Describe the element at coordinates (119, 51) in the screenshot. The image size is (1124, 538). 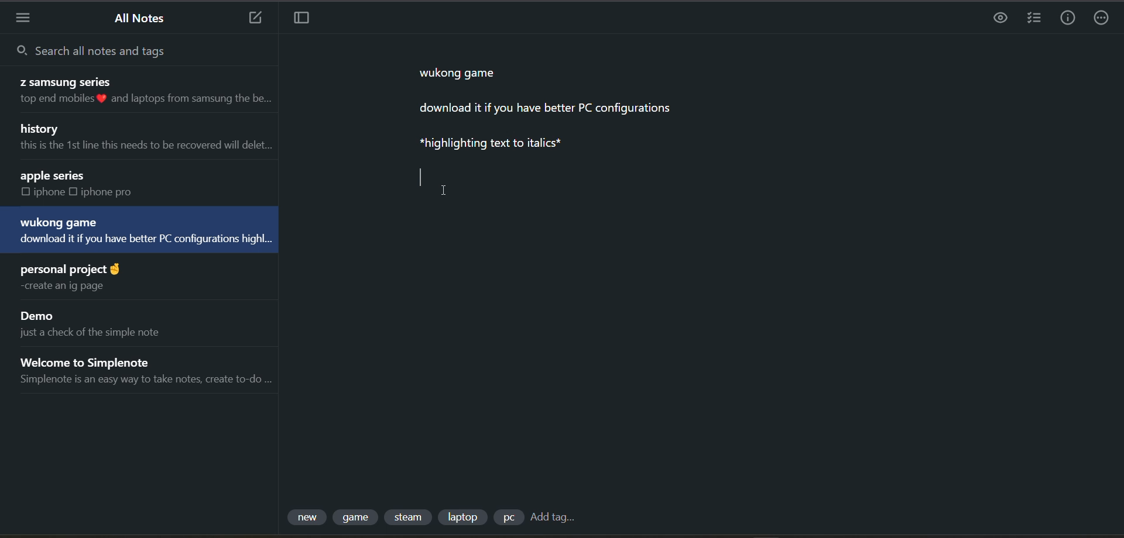
I see `search all notes and tags` at that location.